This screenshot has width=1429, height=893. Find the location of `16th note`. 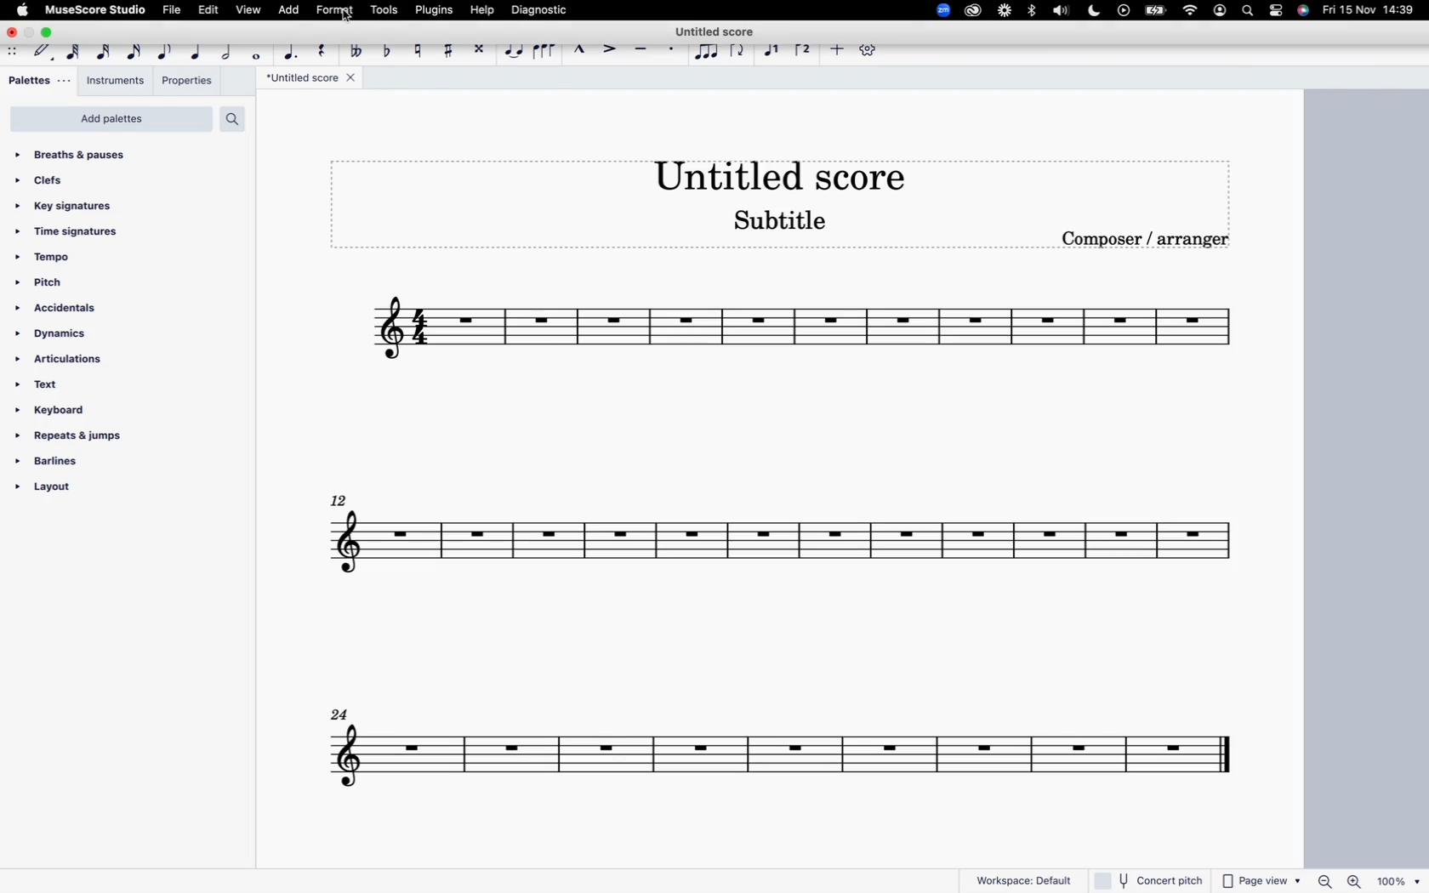

16th note is located at coordinates (137, 53).